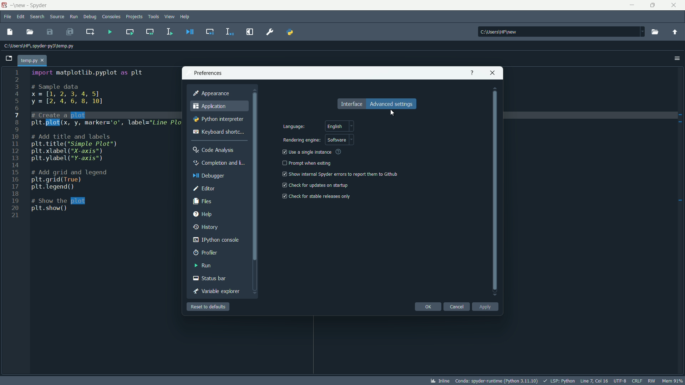 The width and height of the screenshot is (685, 385). What do you see at coordinates (20, 5) in the screenshot?
I see `folder name` at bounding box center [20, 5].